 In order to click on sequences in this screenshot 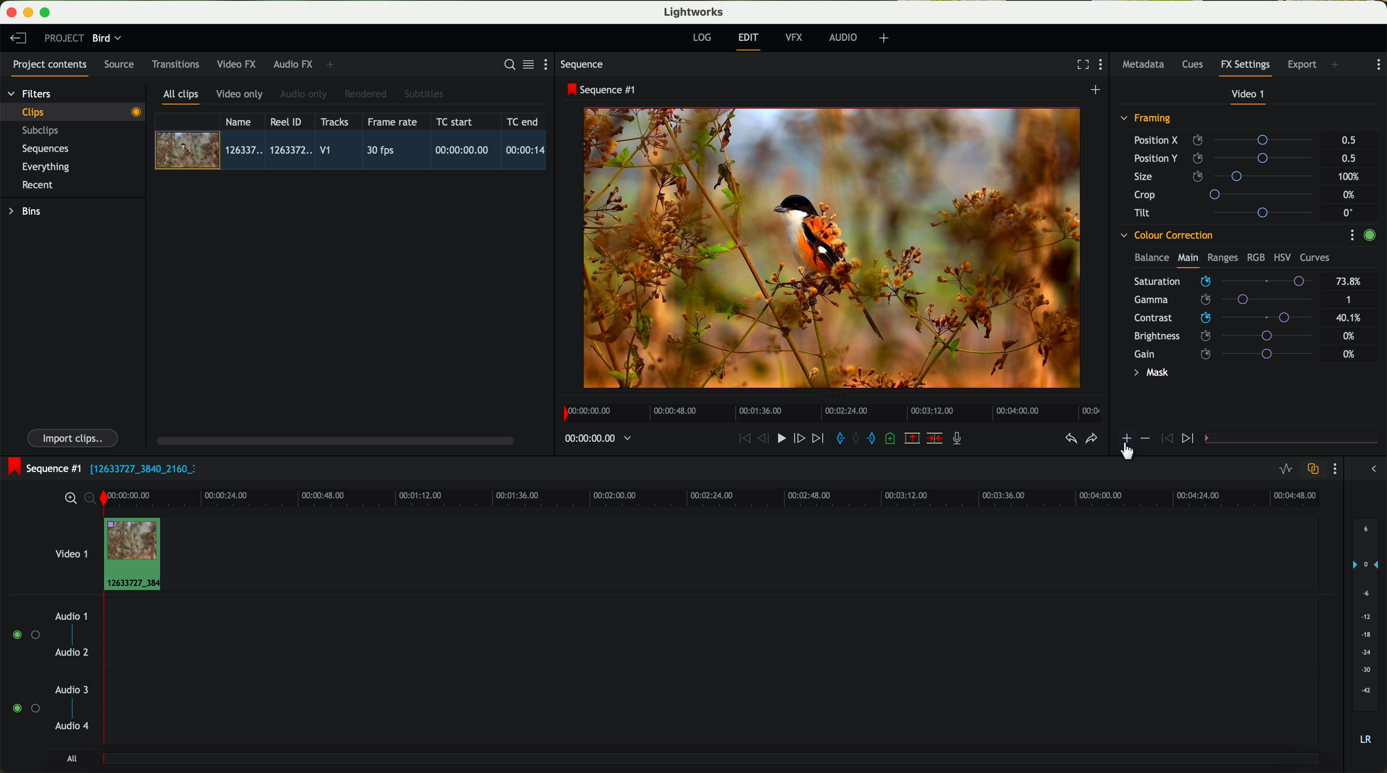, I will do `click(45, 149)`.